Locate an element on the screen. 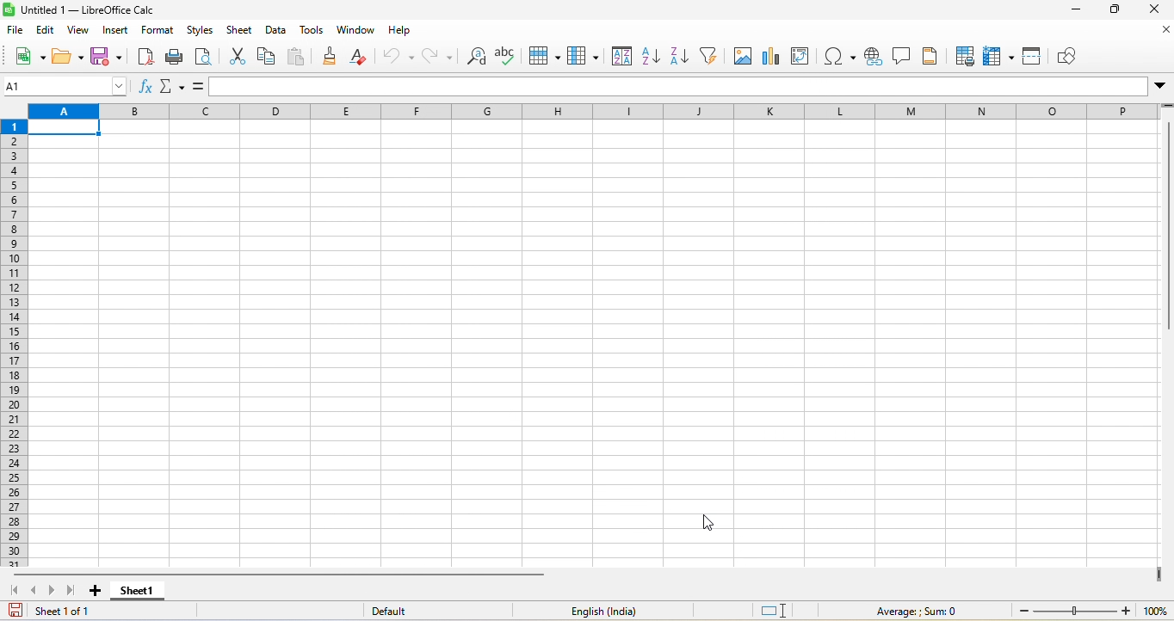 The image size is (1174, 621). show draw function is located at coordinates (1073, 55).